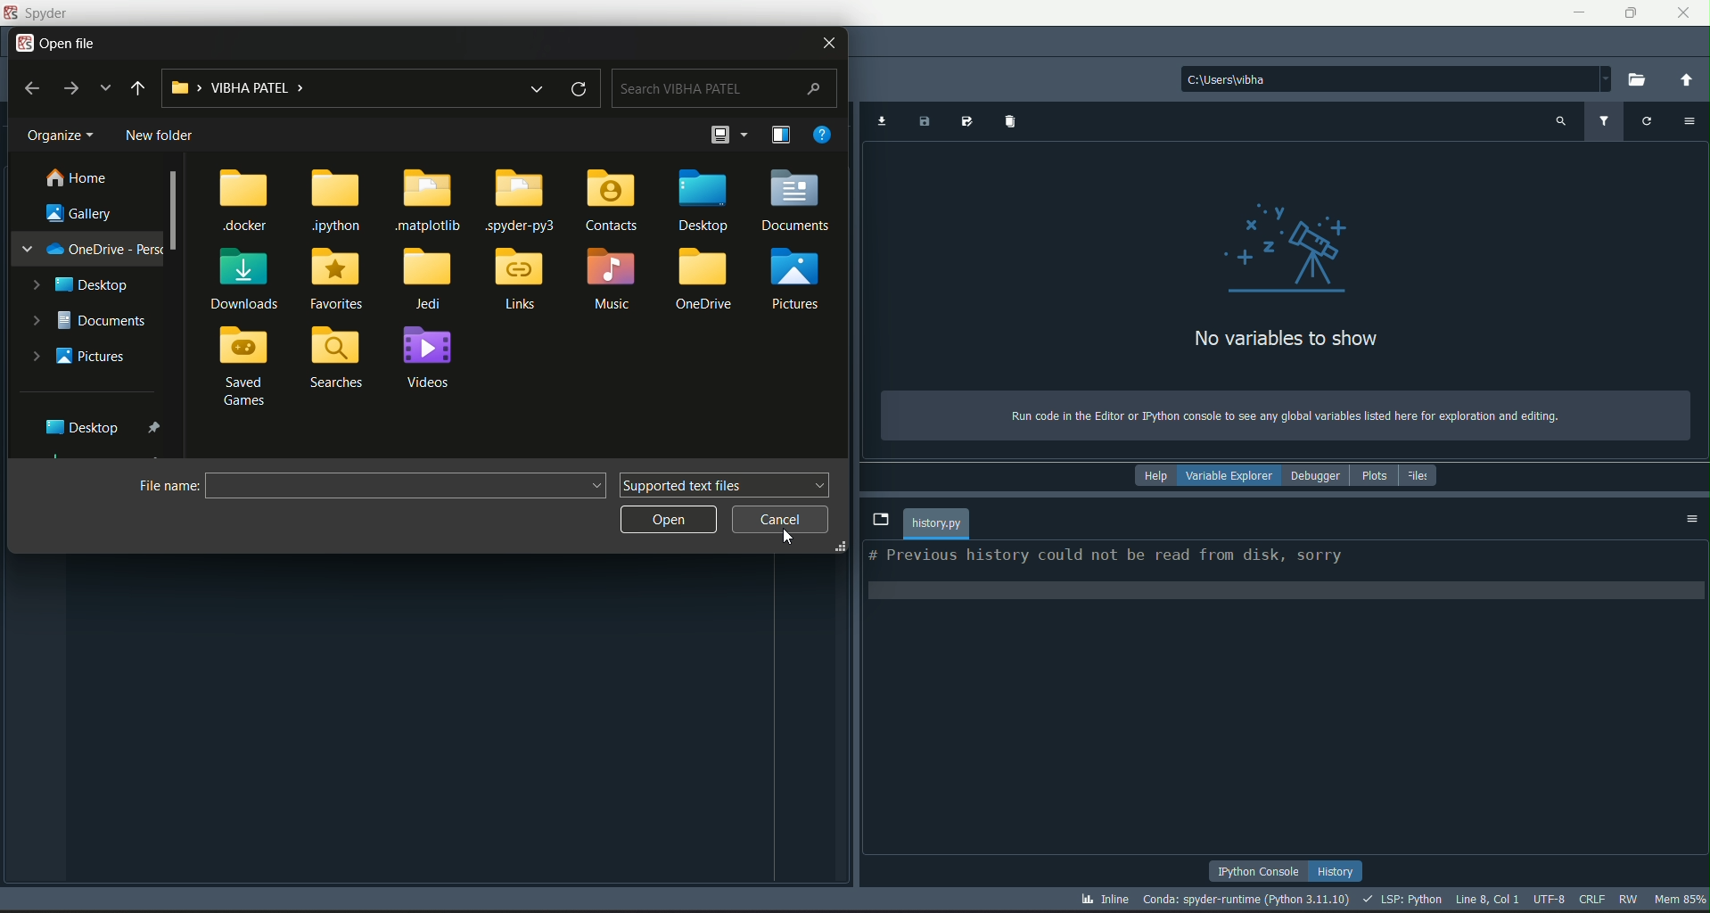 The height and width of the screenshot is (913, 1710). What do you see at coordinates (138, 88) in the screenshot?
I see `upto desktop` at bounding box center [138, 88].